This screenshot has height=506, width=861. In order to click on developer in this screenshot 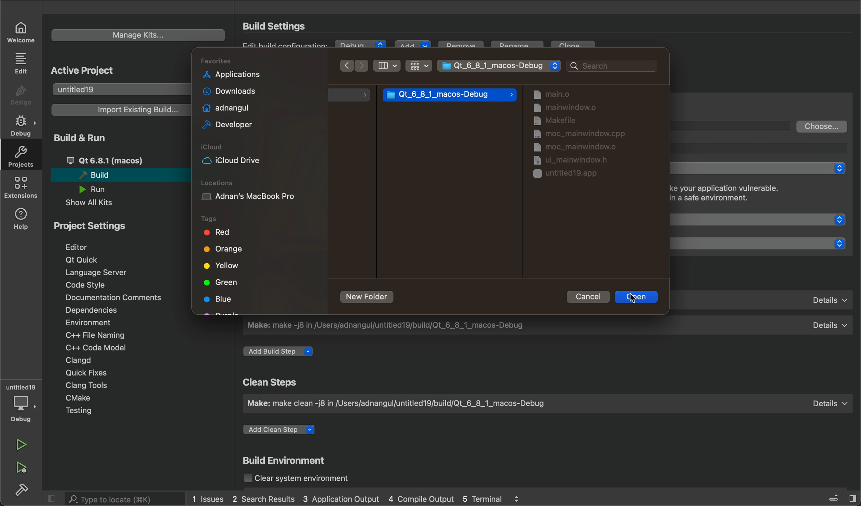, I will do `click(225, 125)`.